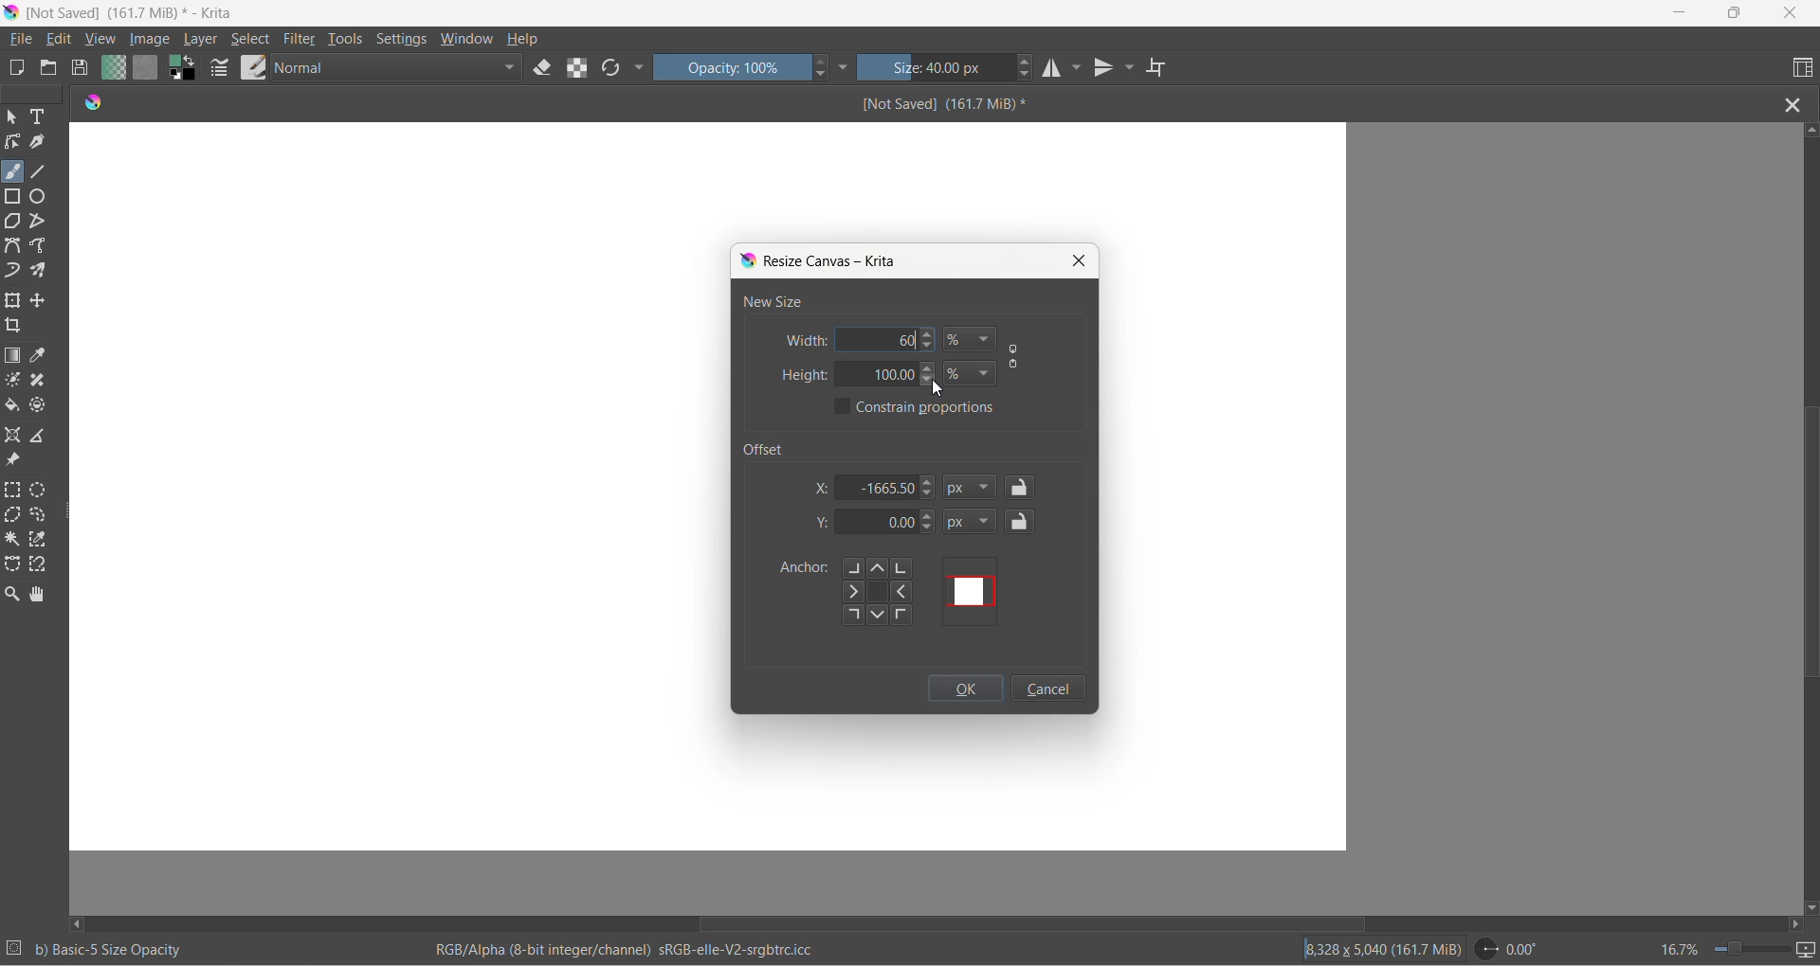 The height and width of the screenshot is (966, 1820). I want to click on wrap around mode, so click(1164, 68).